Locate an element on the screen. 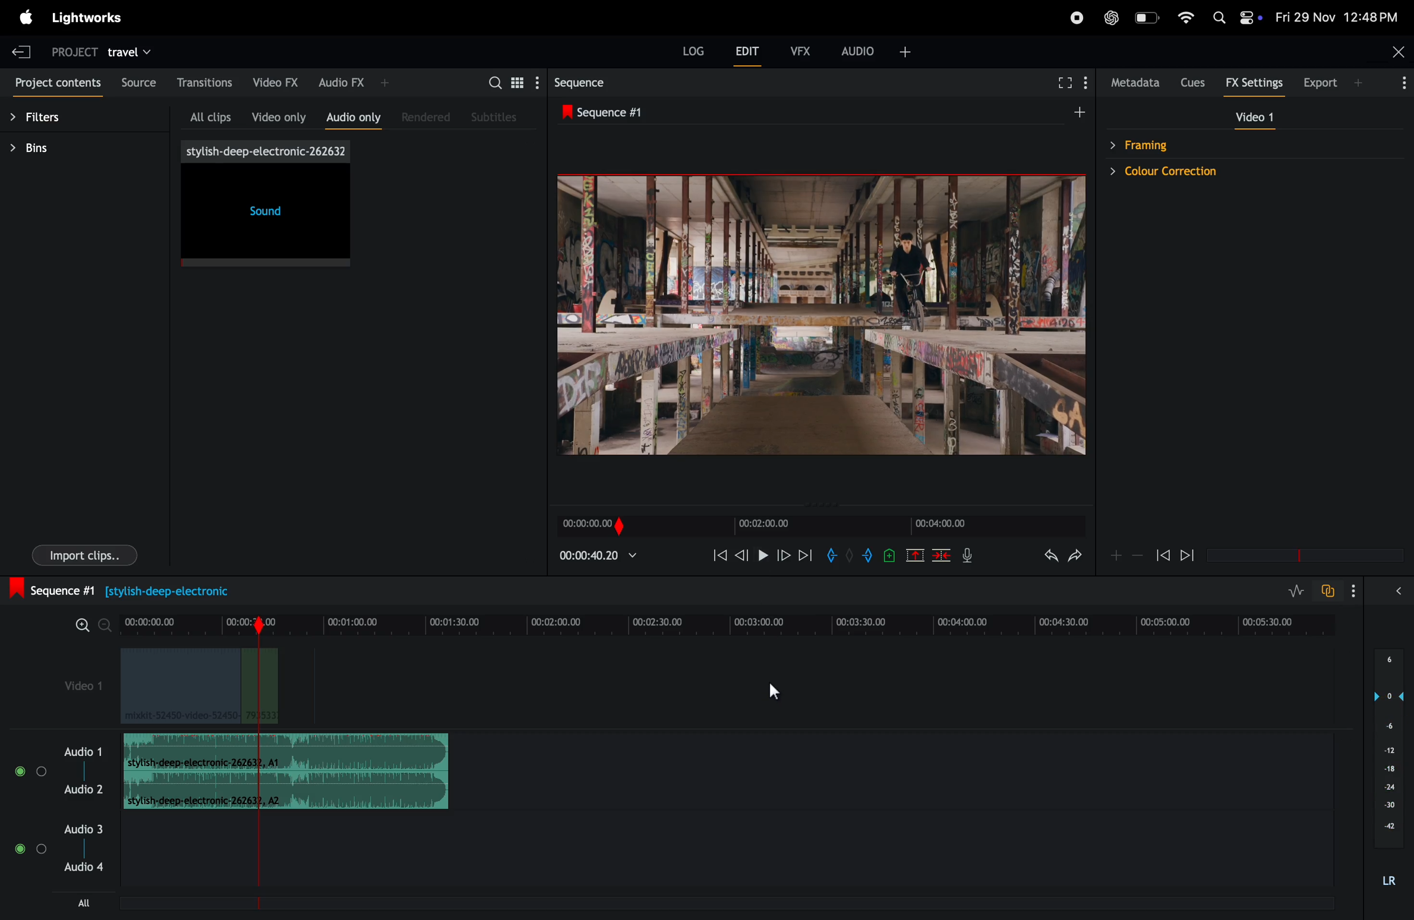 The height and width of the screenshot is (920, 1414). Audio Clip is located at coordinates (288, 792).